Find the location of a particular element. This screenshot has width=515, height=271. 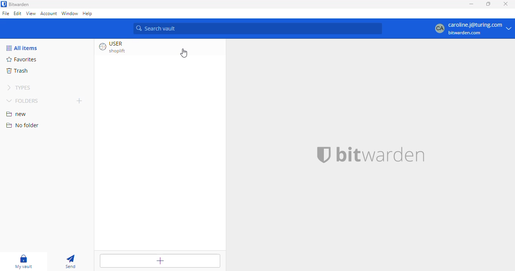

trash is located at coordinates (17, 70).